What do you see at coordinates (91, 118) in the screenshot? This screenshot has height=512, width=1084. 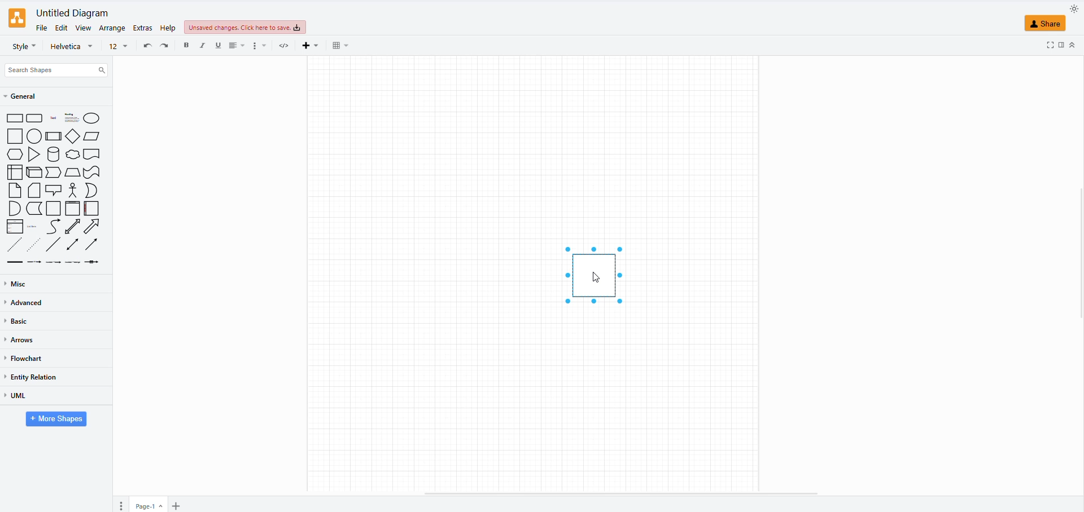 I see `ellipse` at bounding box center [91, 118].